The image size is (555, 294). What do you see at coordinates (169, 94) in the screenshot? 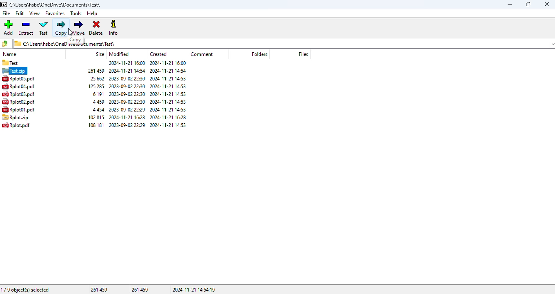
I see `created date & time` at bounding box center [169, 94].